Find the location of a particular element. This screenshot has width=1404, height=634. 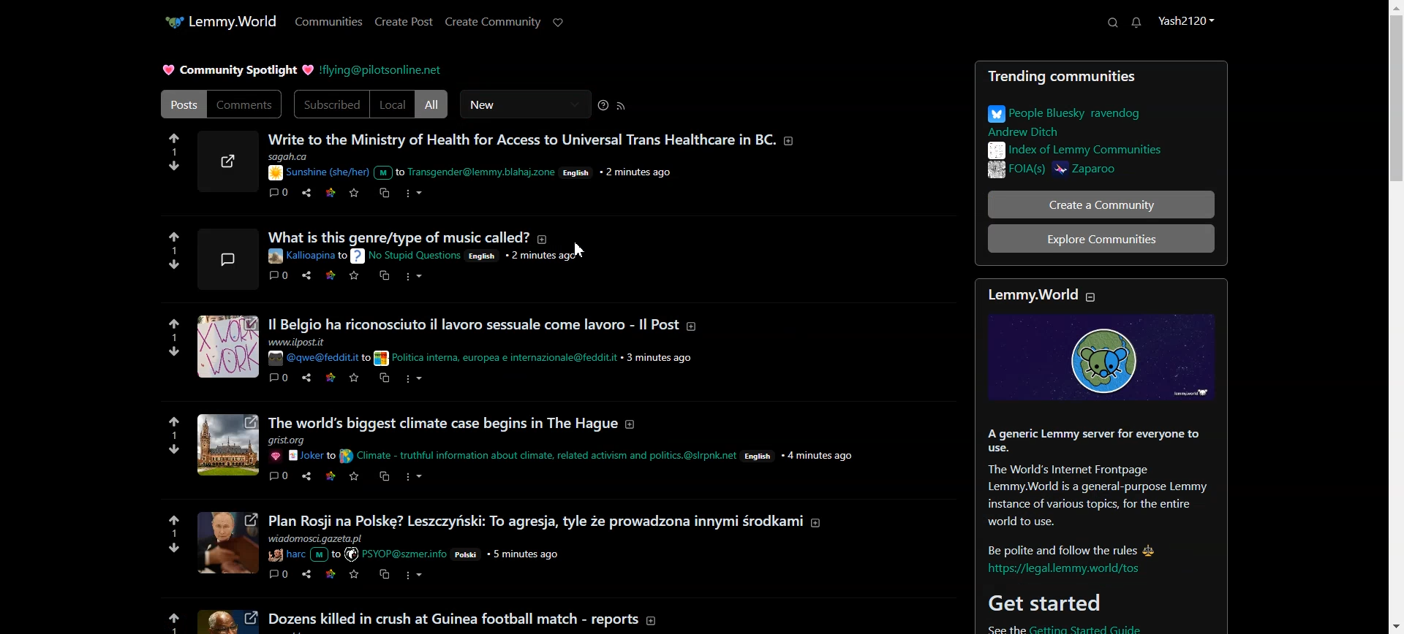

about is located at coordinates (812, 239).